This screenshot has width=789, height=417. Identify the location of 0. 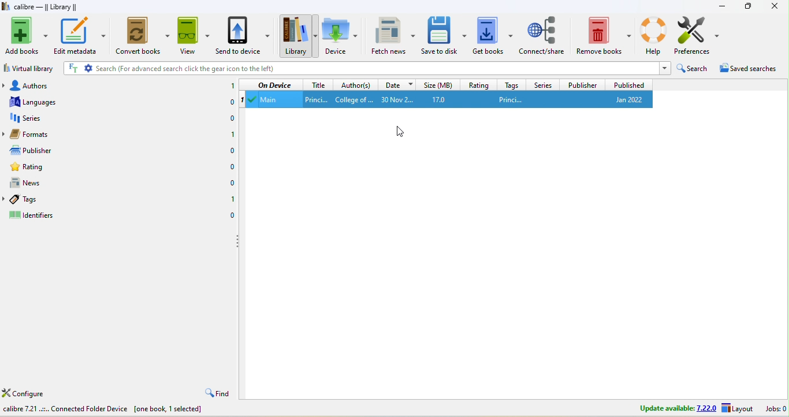
(228, 119).